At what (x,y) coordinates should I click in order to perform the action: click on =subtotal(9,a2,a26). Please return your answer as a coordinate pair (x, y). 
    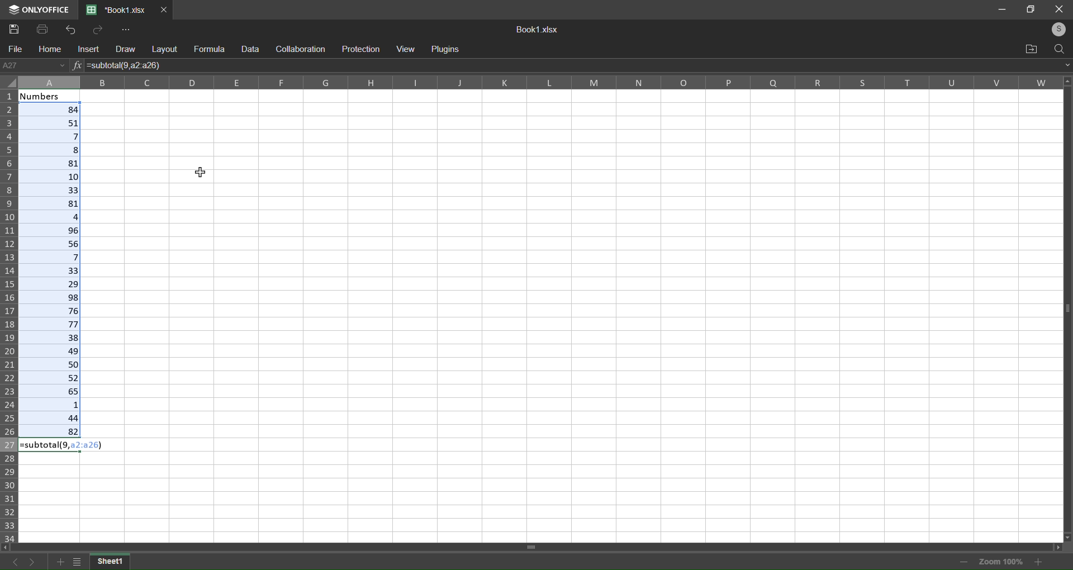
    Looking at the image, I should click on (127, 65).